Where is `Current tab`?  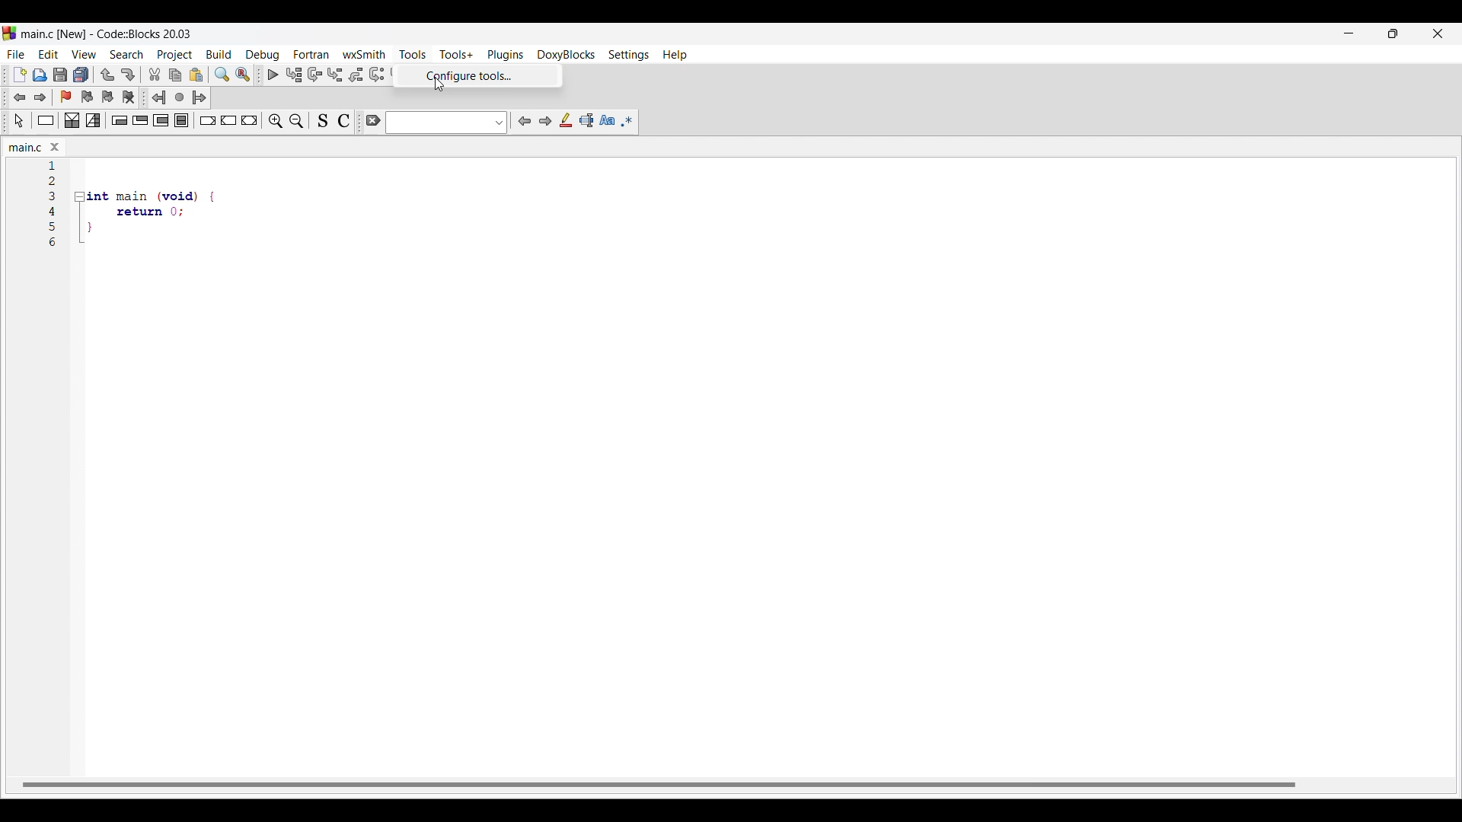
Current tab is located at coordinates (27, 148).